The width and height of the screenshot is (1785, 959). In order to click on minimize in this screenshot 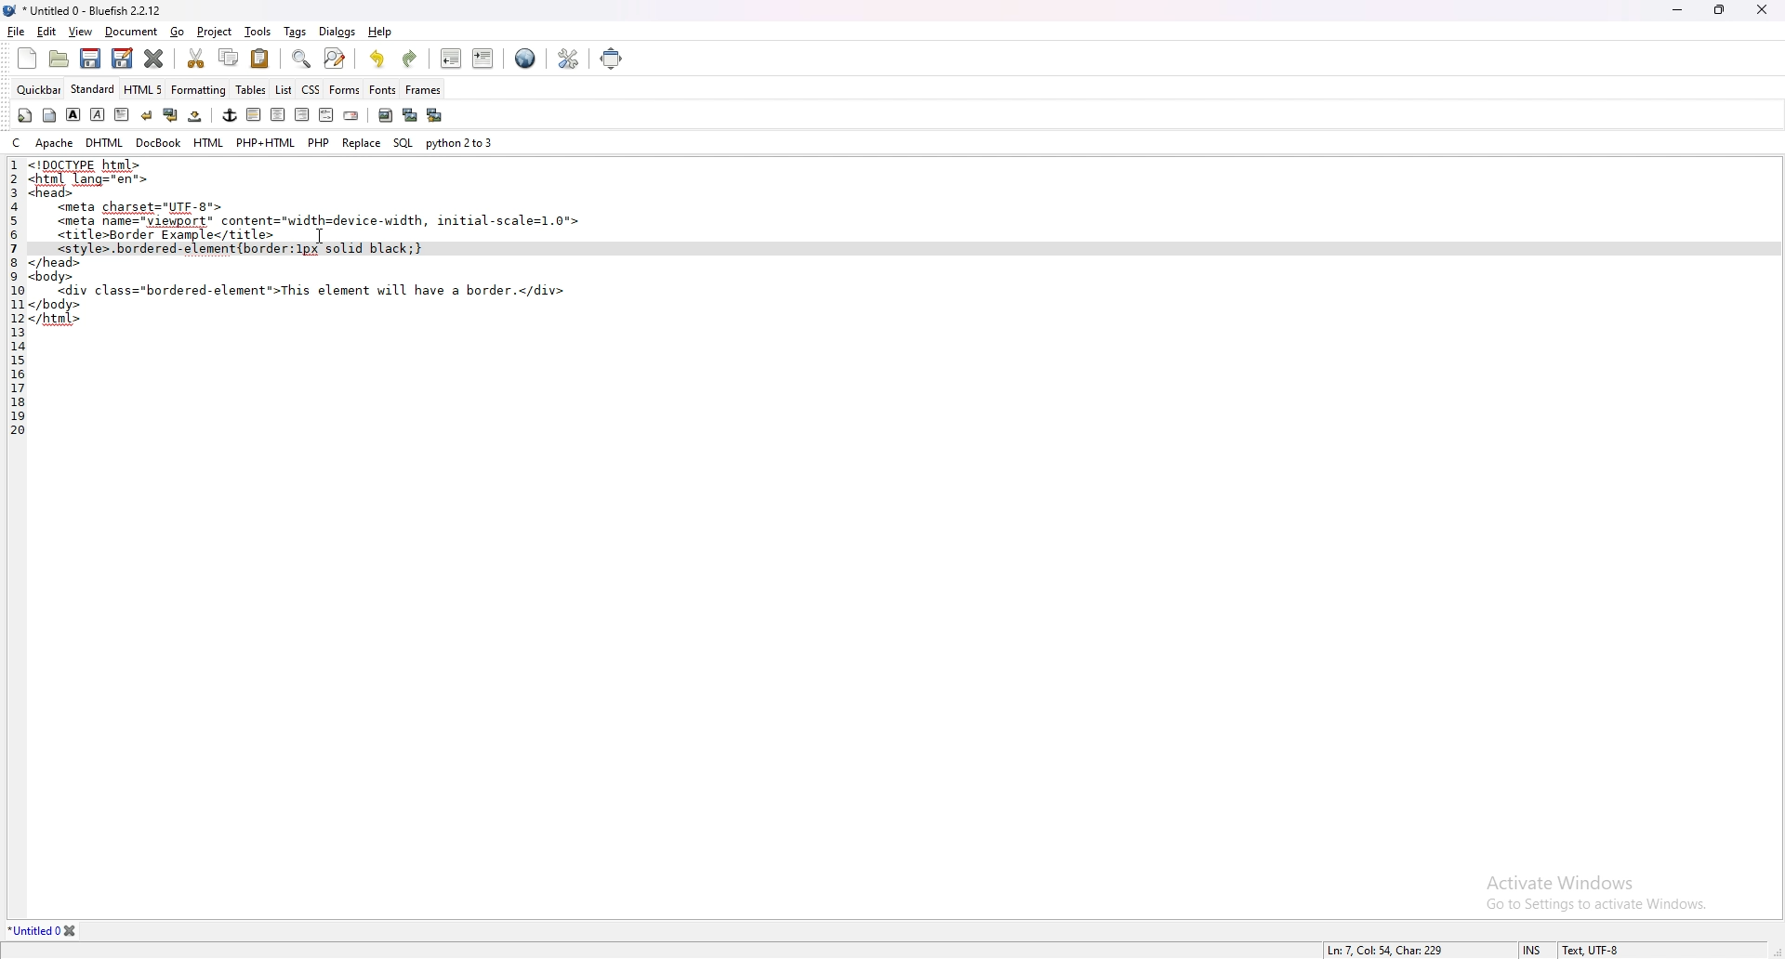, I will do `click(1680, 9)`.